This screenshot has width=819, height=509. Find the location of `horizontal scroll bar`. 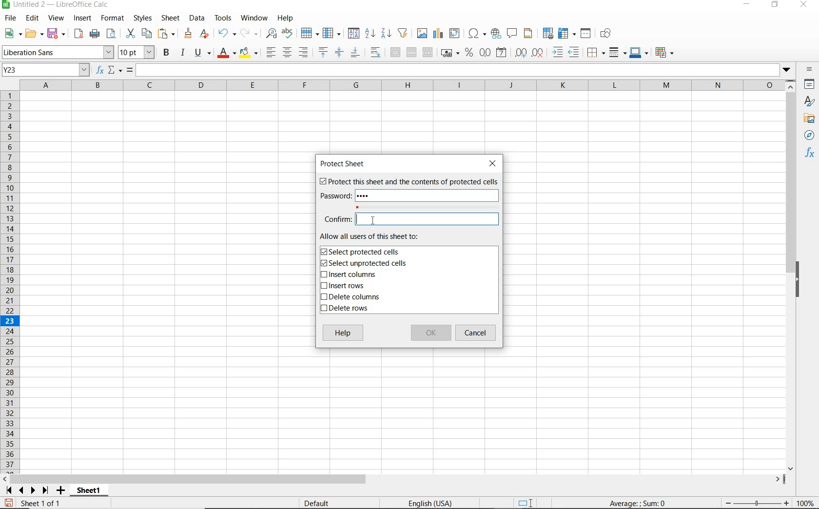

horizontal scroll bar is located at coordinates (400, 478).